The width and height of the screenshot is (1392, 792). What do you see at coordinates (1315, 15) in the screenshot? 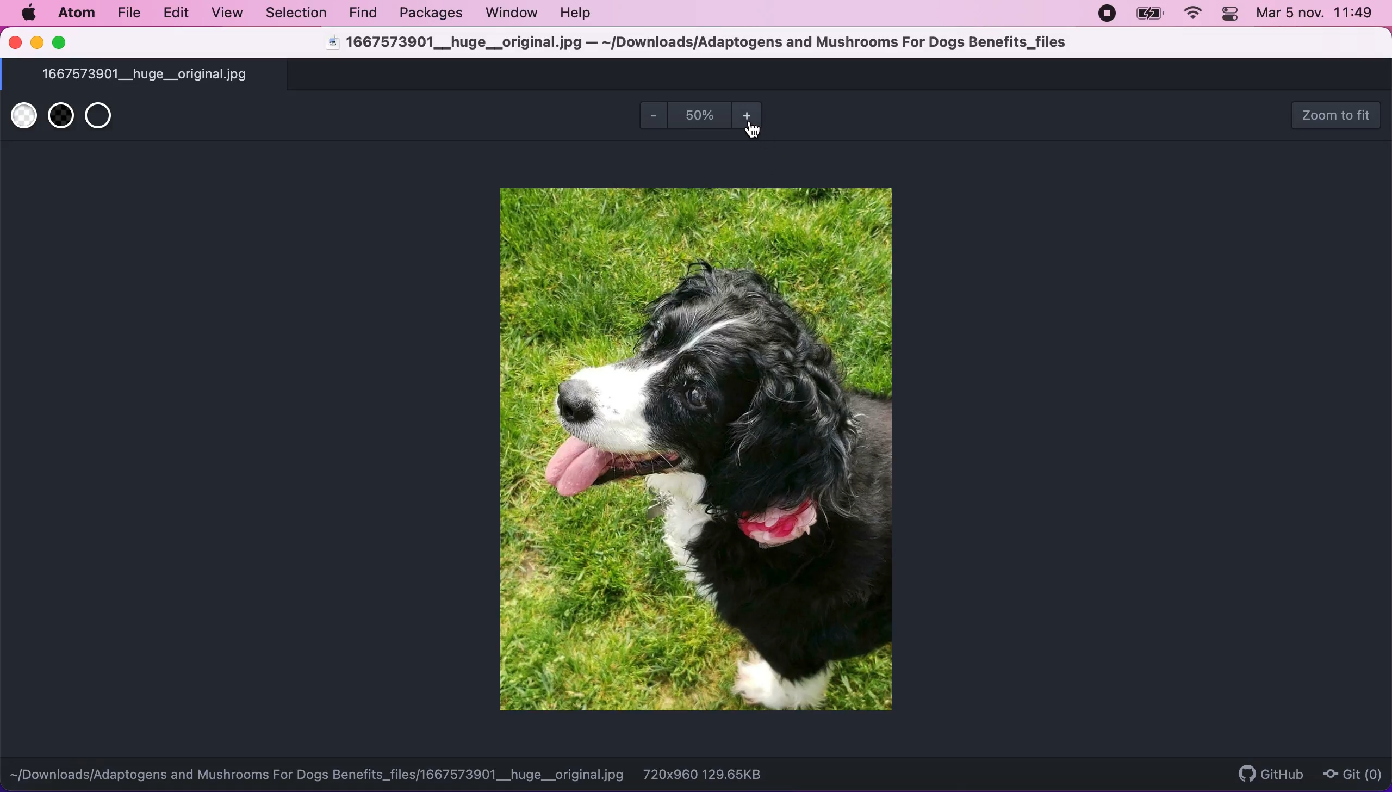
I see `mar 5 nov, 11:49` at bounding box center [1315, 15].